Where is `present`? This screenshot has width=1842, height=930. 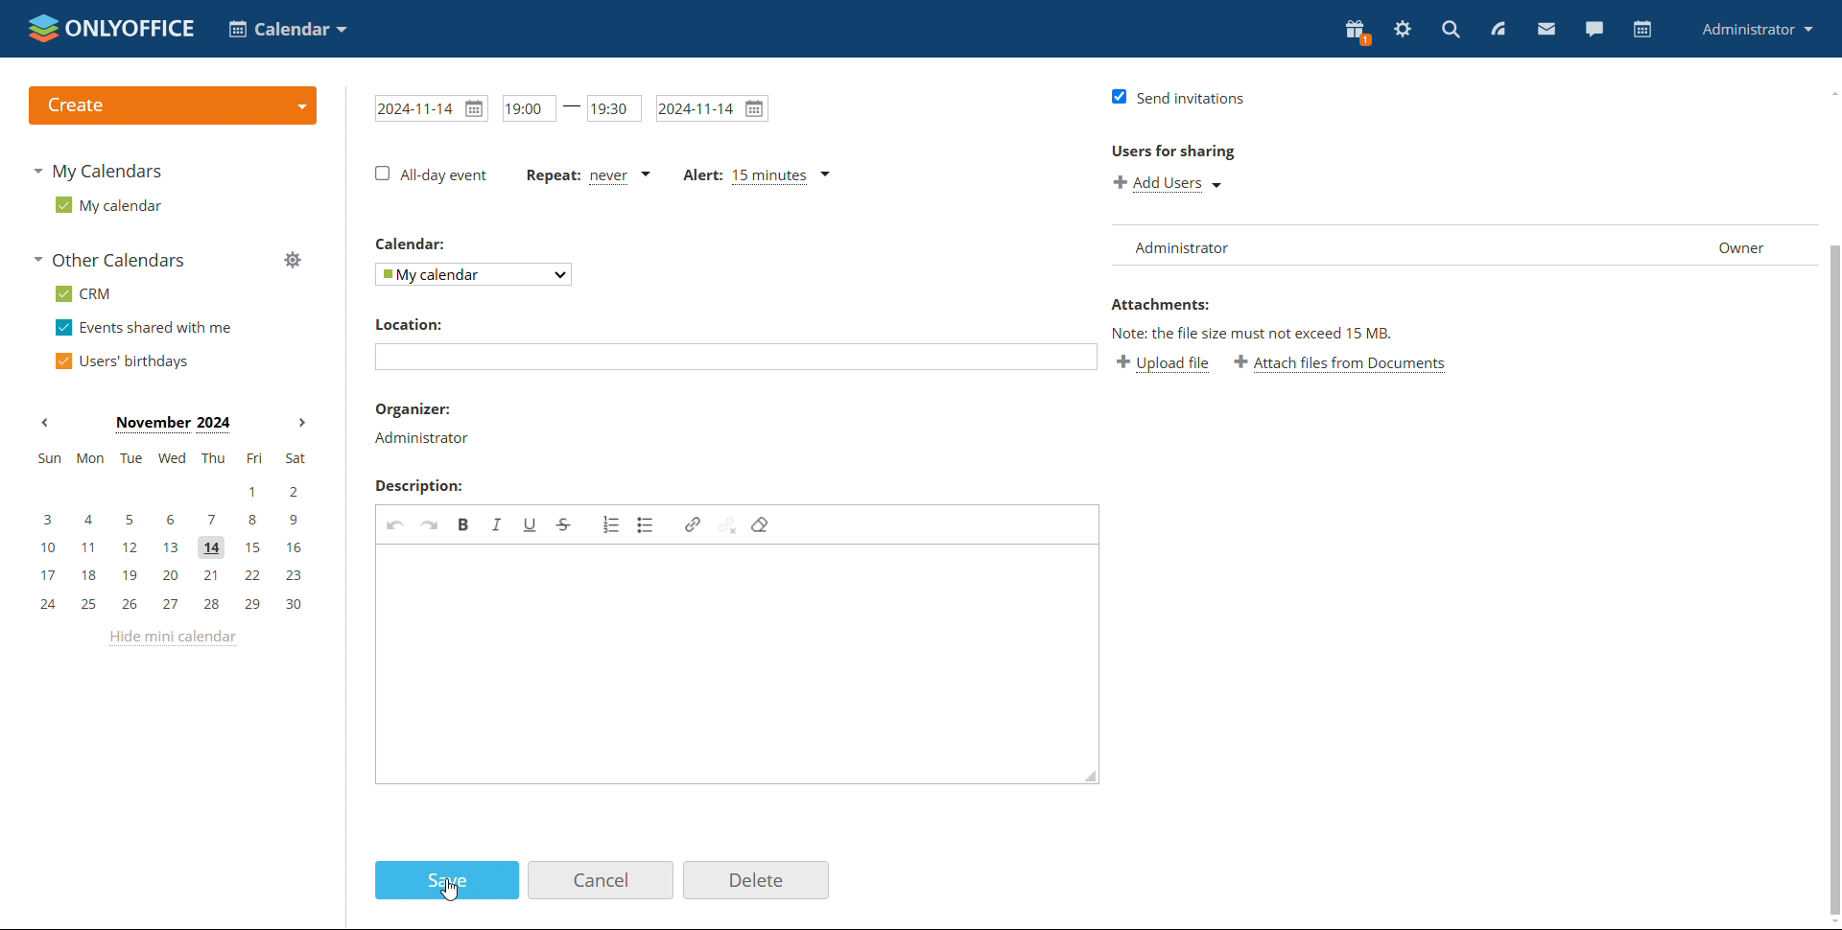 present is located at coordinates (1356, 32).